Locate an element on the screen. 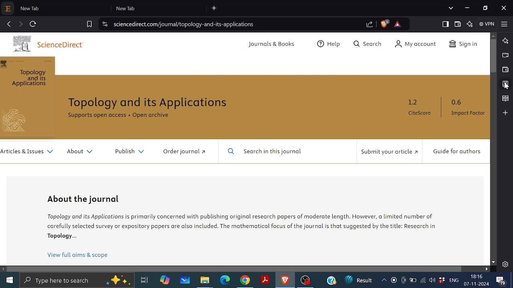 The image size is (513, 288). VPN is located at coordinates (487, 24).